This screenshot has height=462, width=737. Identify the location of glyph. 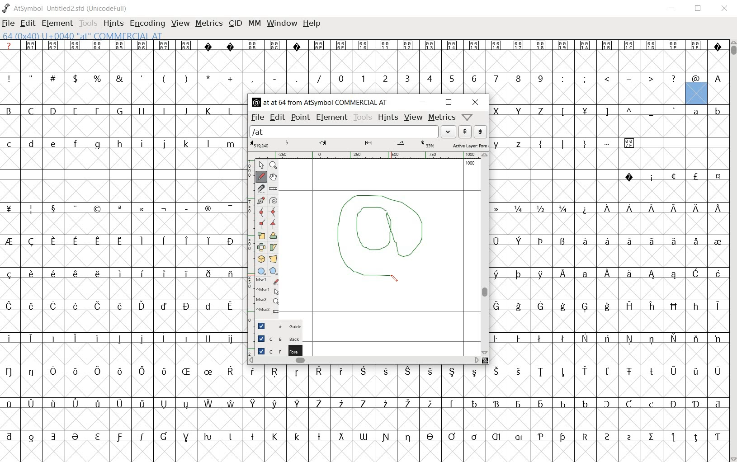
(609, 250).